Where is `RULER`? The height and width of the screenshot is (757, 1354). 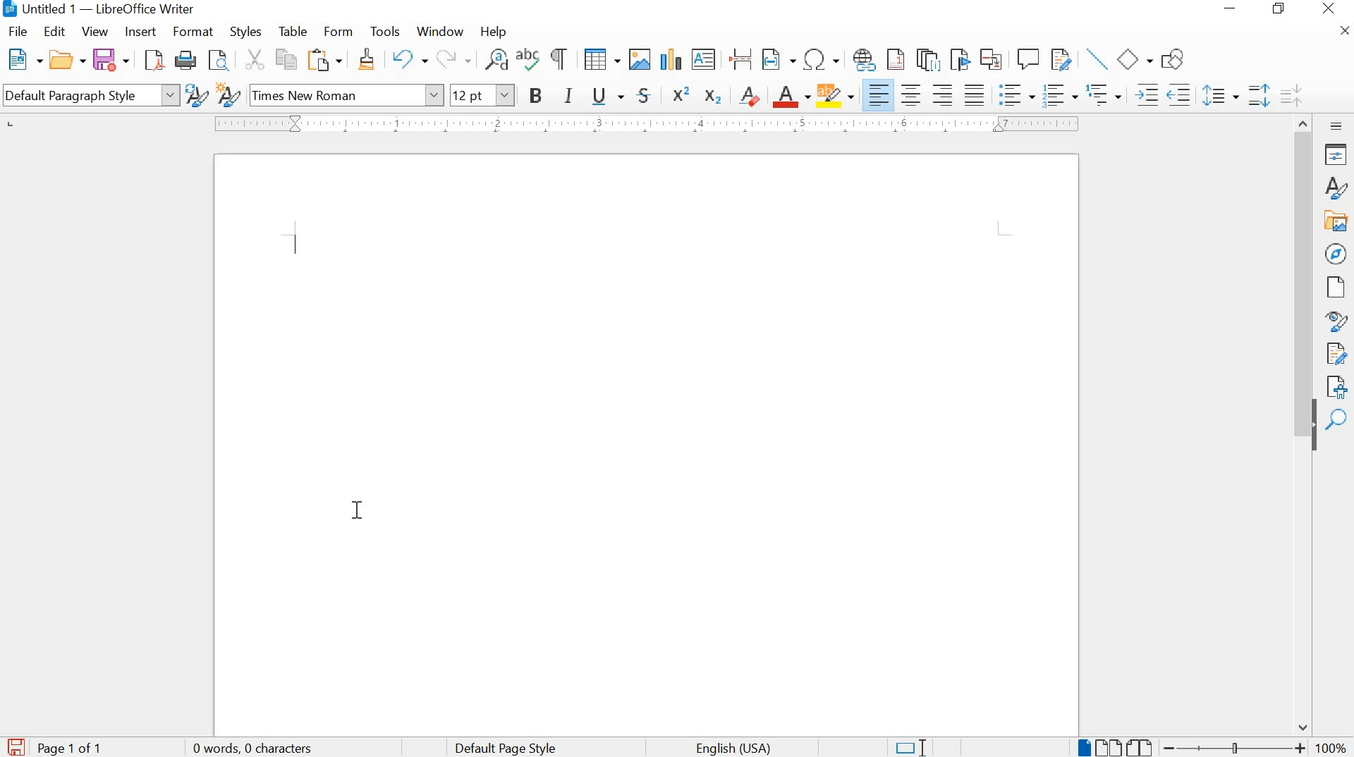
RULER is located at coordinates (636, 125).